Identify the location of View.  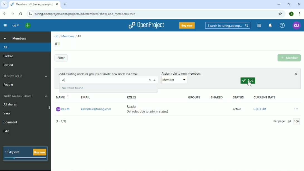
(8, 113).